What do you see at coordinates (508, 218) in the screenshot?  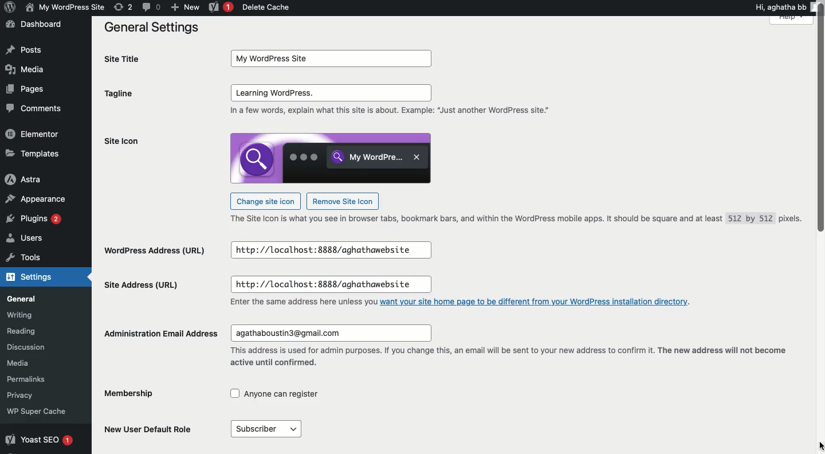 I see `The Site Icon is what you see in browser tabs, bookmark bars, and within the WordPress mobile apps. It should be square and at least 512 by 512 pixels.` at bounding box center [508, 218].